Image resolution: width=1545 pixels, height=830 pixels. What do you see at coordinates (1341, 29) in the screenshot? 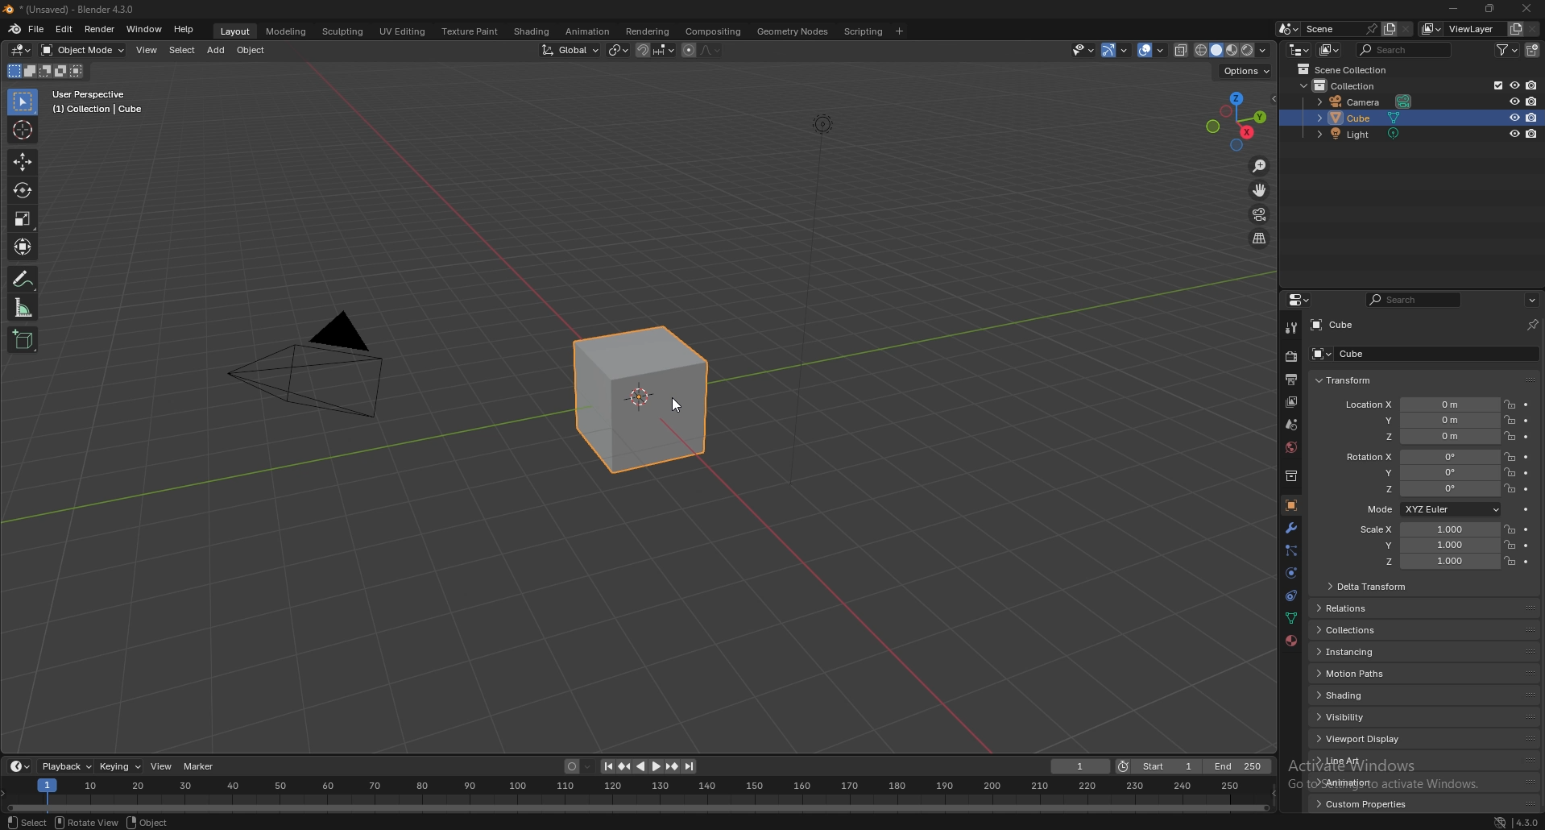
I see `scene` at bounding box center [1341, 29].